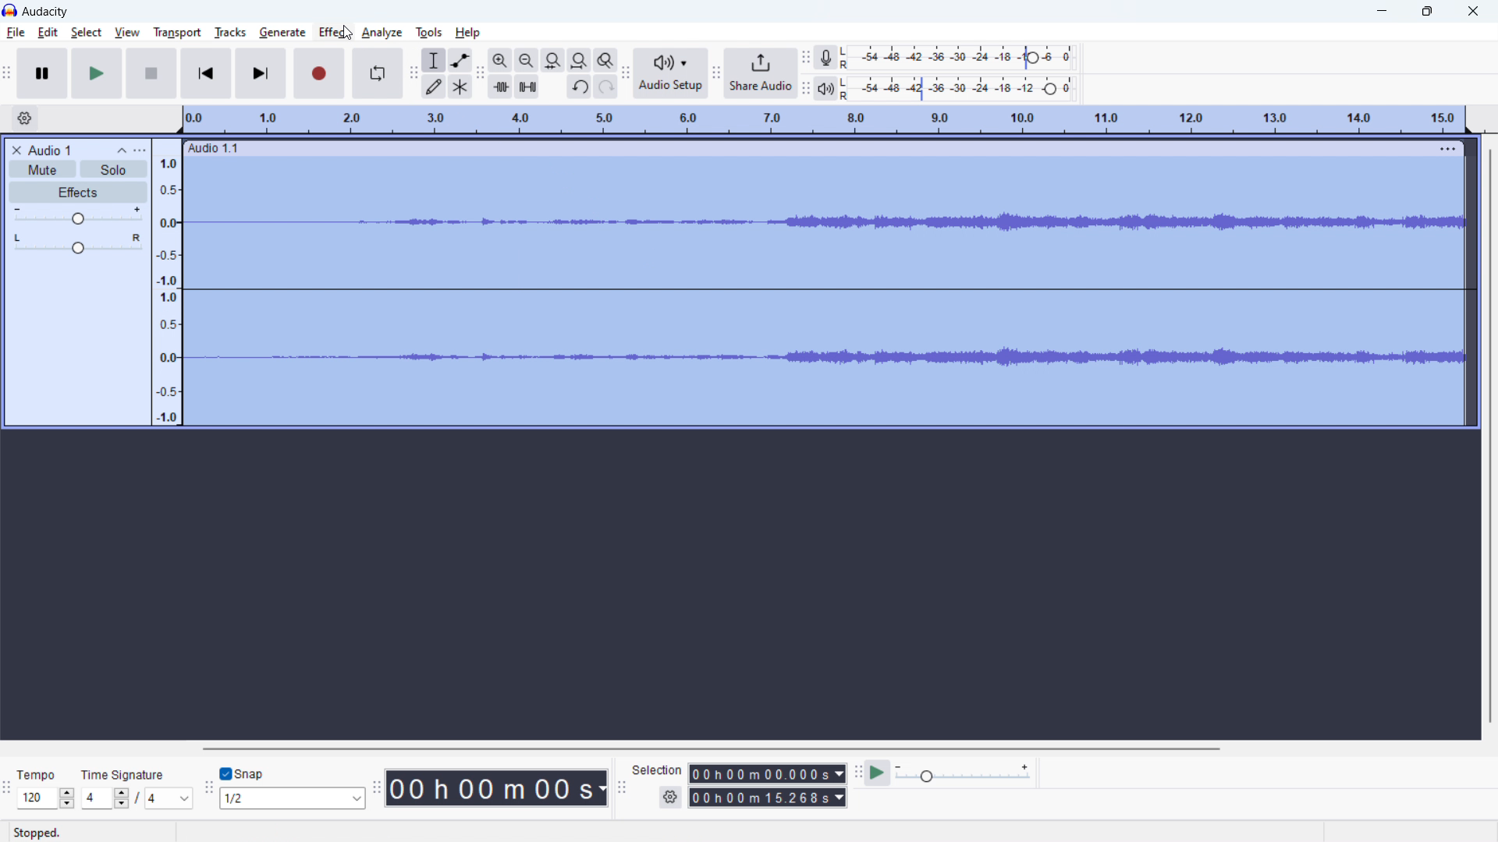 The image size is (1498, 842). Describe the element at coordinates (1448, 148) in the screenshot. I see `menu` at that location.